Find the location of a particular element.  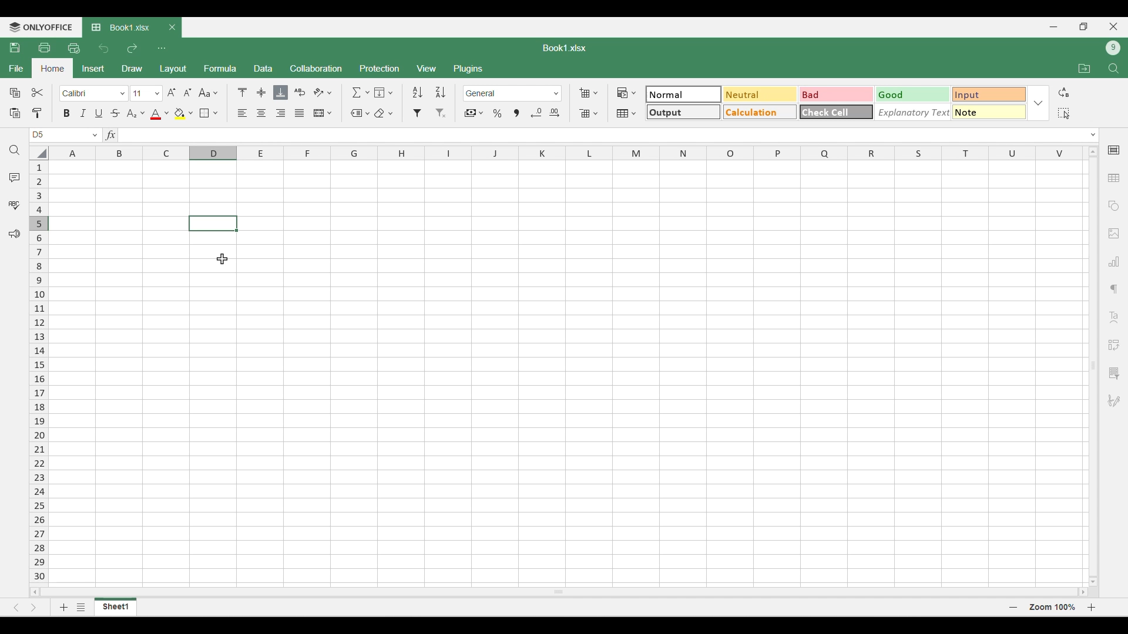

Cell type options is located at coordinates (837, 103).